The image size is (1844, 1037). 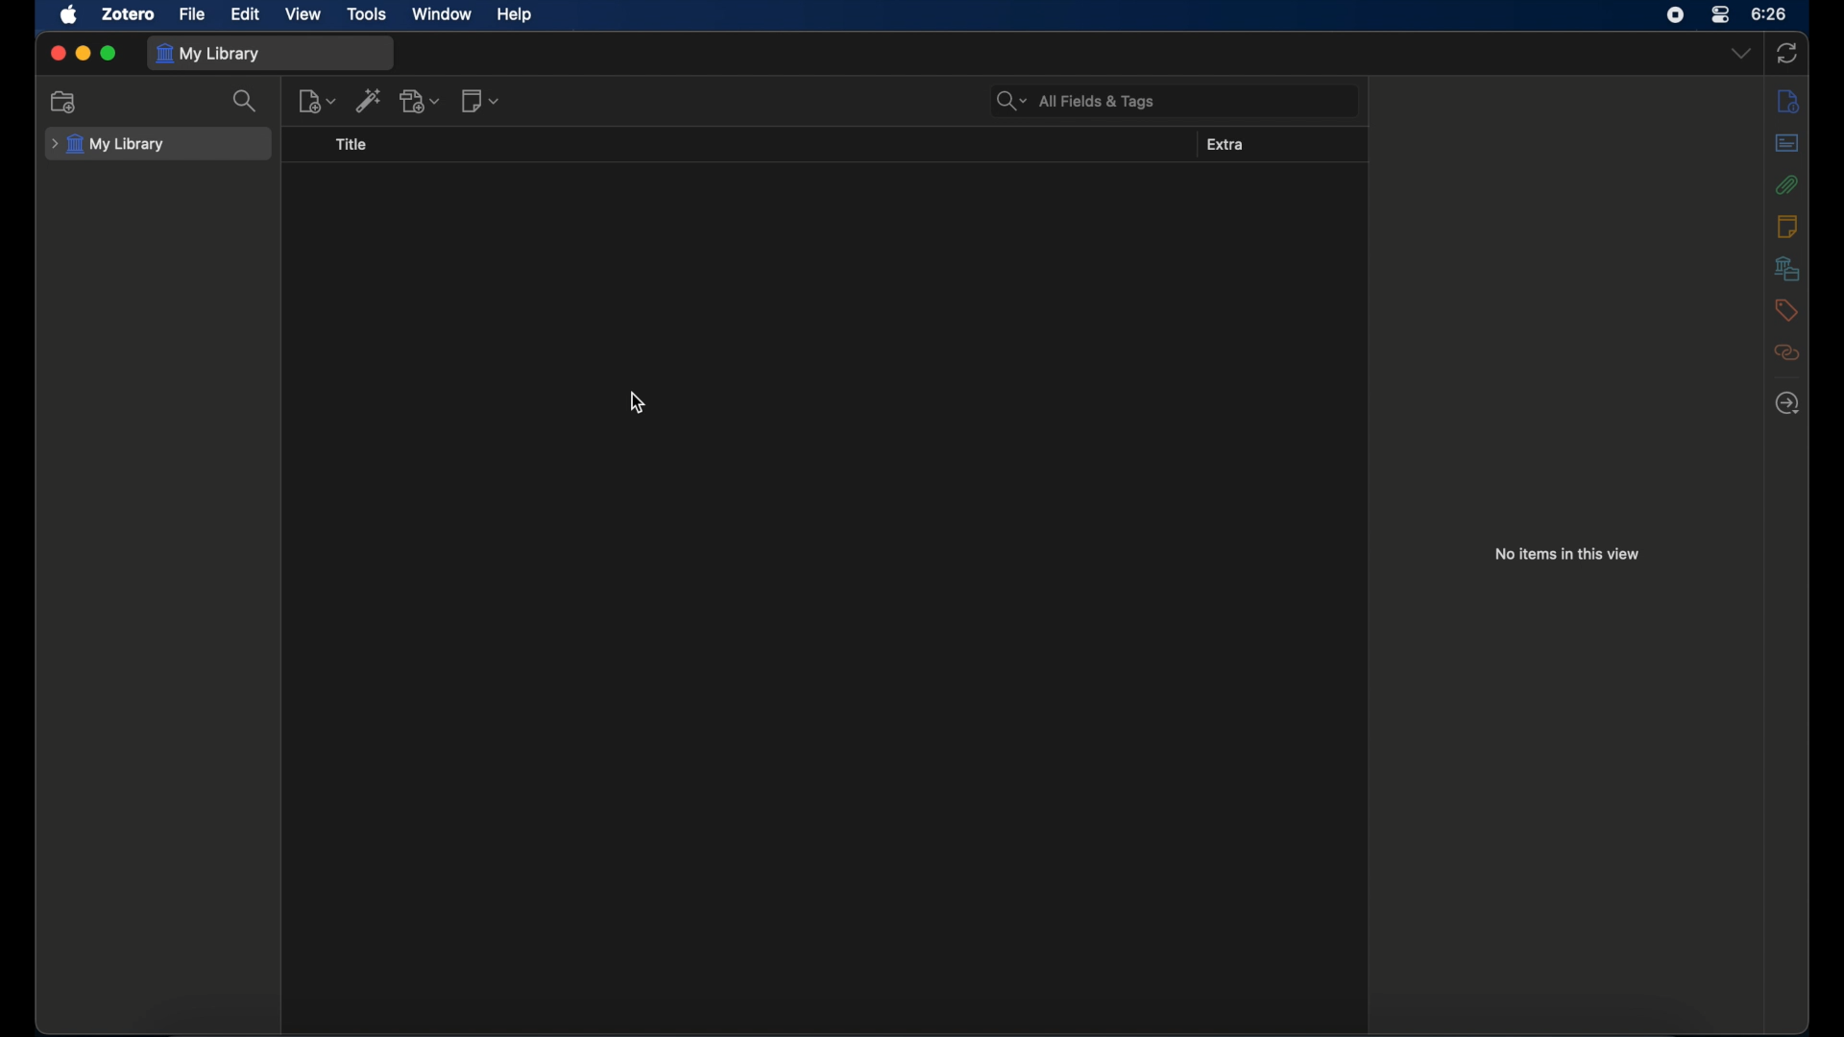 I want to click on zotero, so click(x=129, y=13).